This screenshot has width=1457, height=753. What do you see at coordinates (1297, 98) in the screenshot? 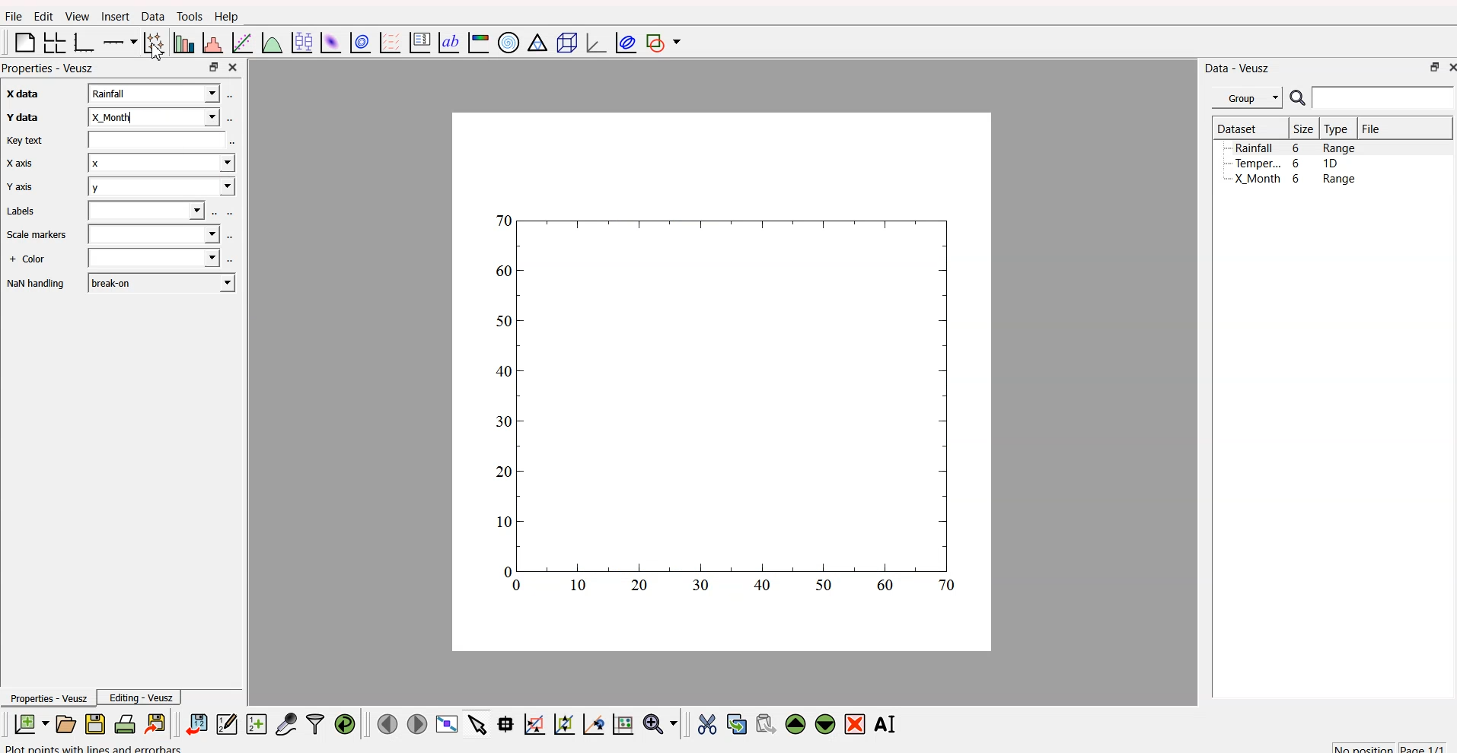
I see `search icon` at bounding box center [1297, 98].